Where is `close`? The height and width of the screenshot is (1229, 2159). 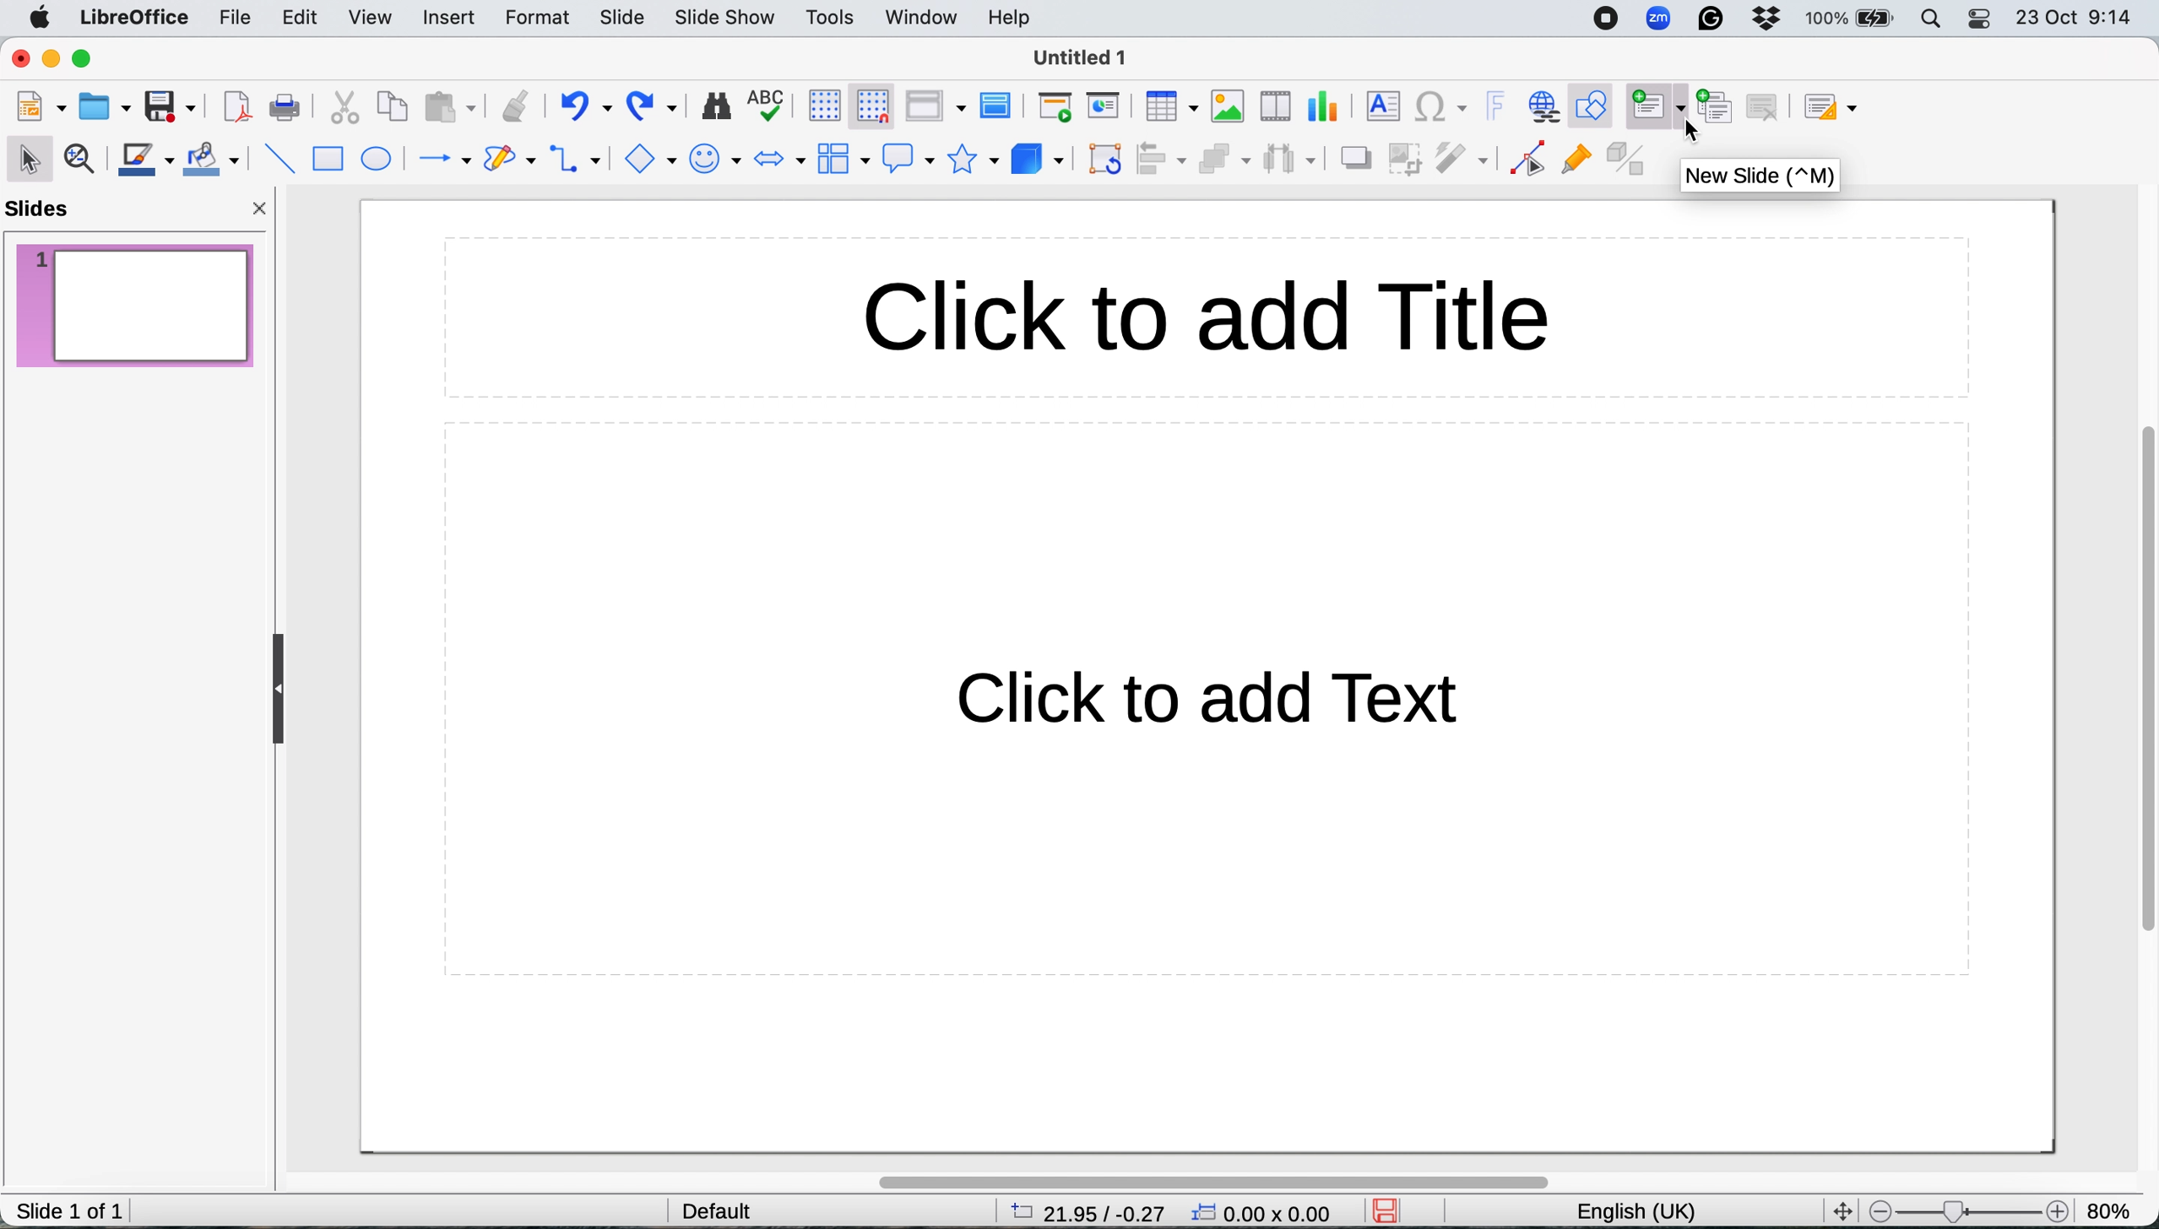
close is located at coordinates (263, 208).